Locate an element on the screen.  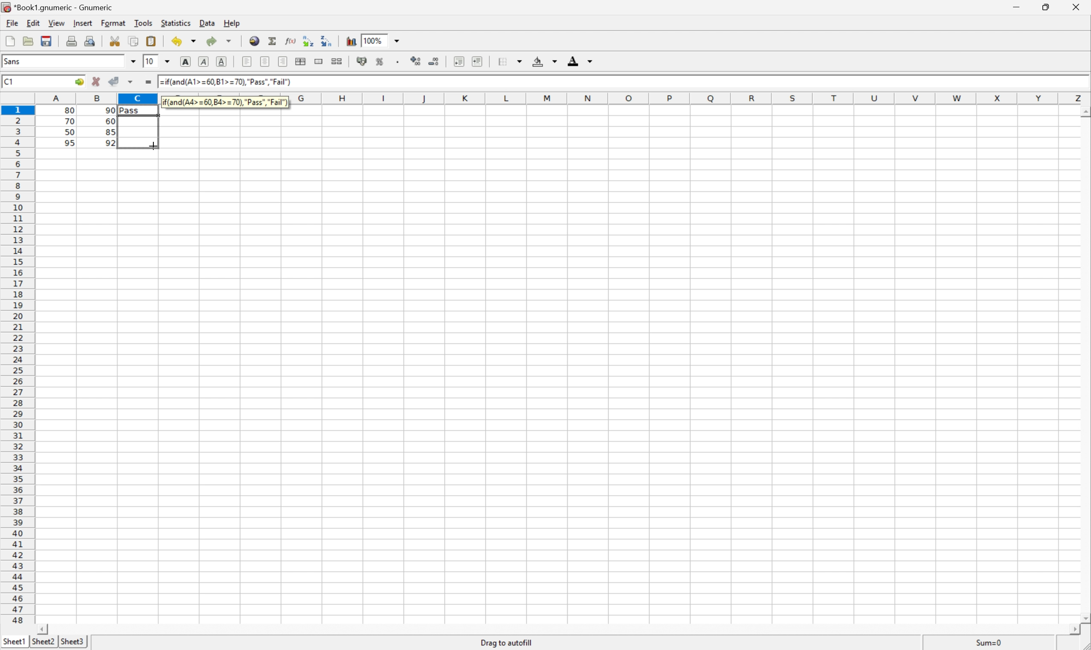
Go to... is located at coordinates (80, 82).